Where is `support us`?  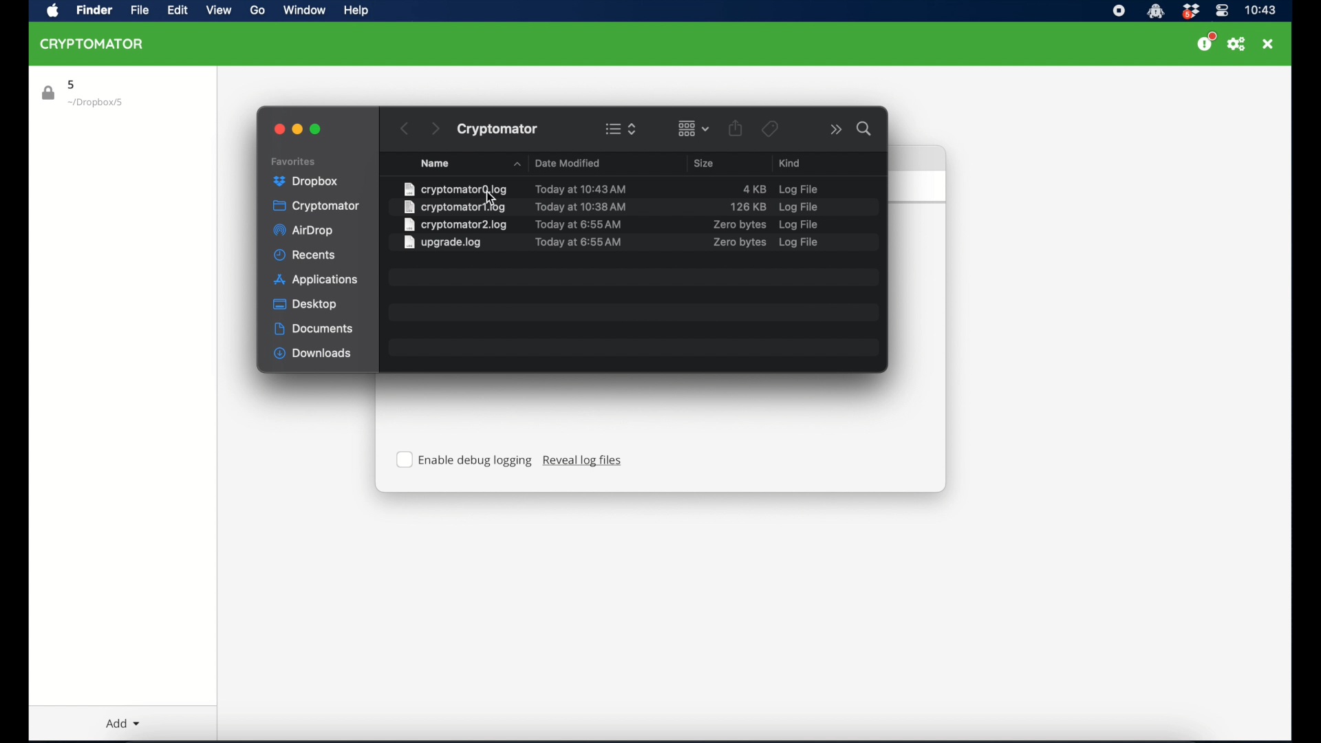
support us is located at coordinates (1207, 42).